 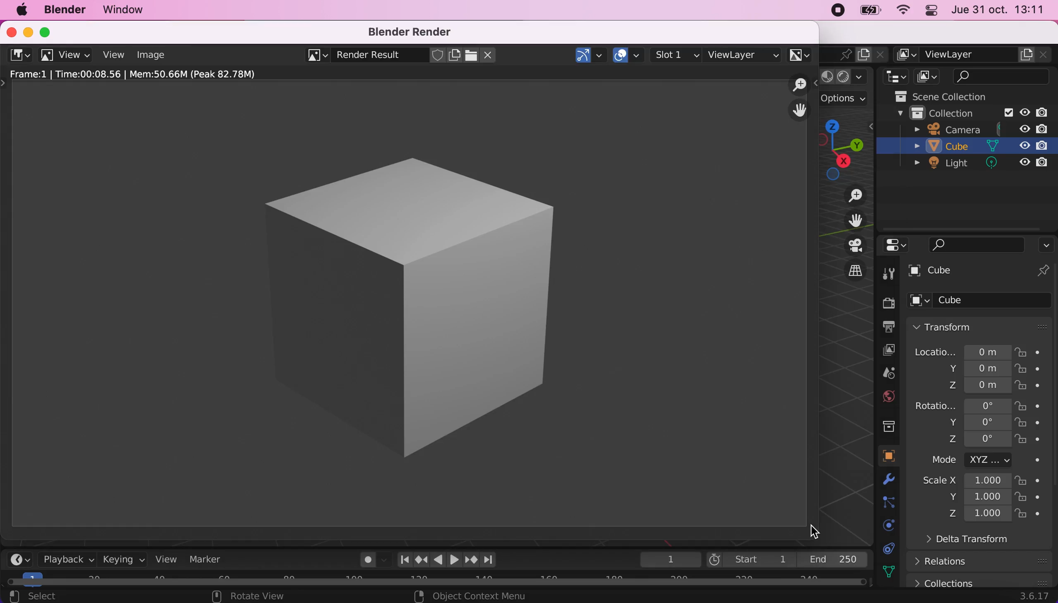 I want to click on scene collections, so click(x=956, y=95).